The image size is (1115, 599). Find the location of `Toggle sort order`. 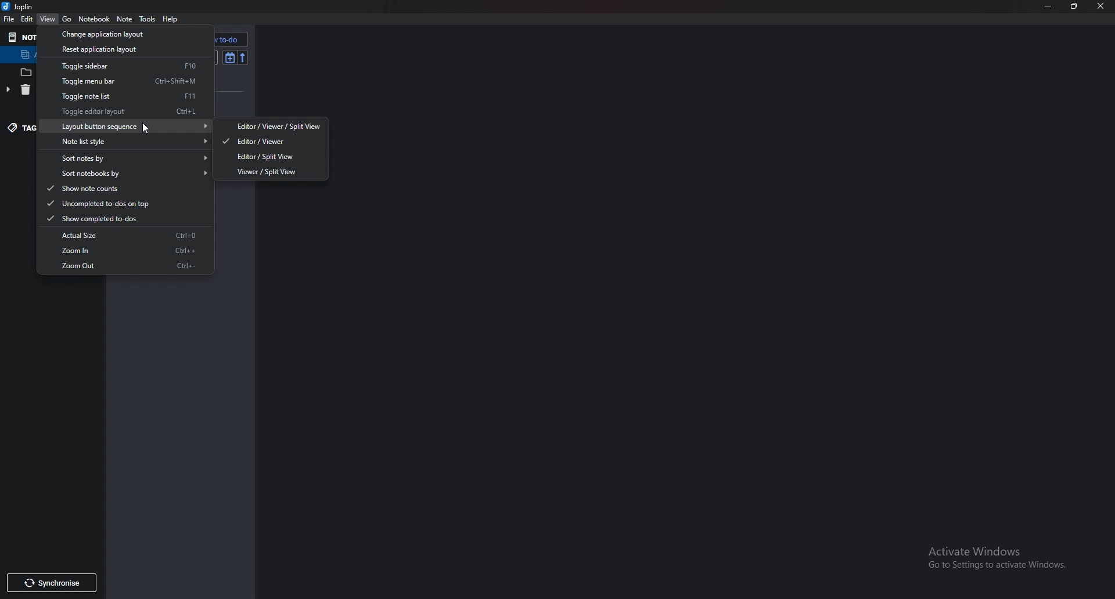

Toggle sort order is located at coordinates (229, 57).